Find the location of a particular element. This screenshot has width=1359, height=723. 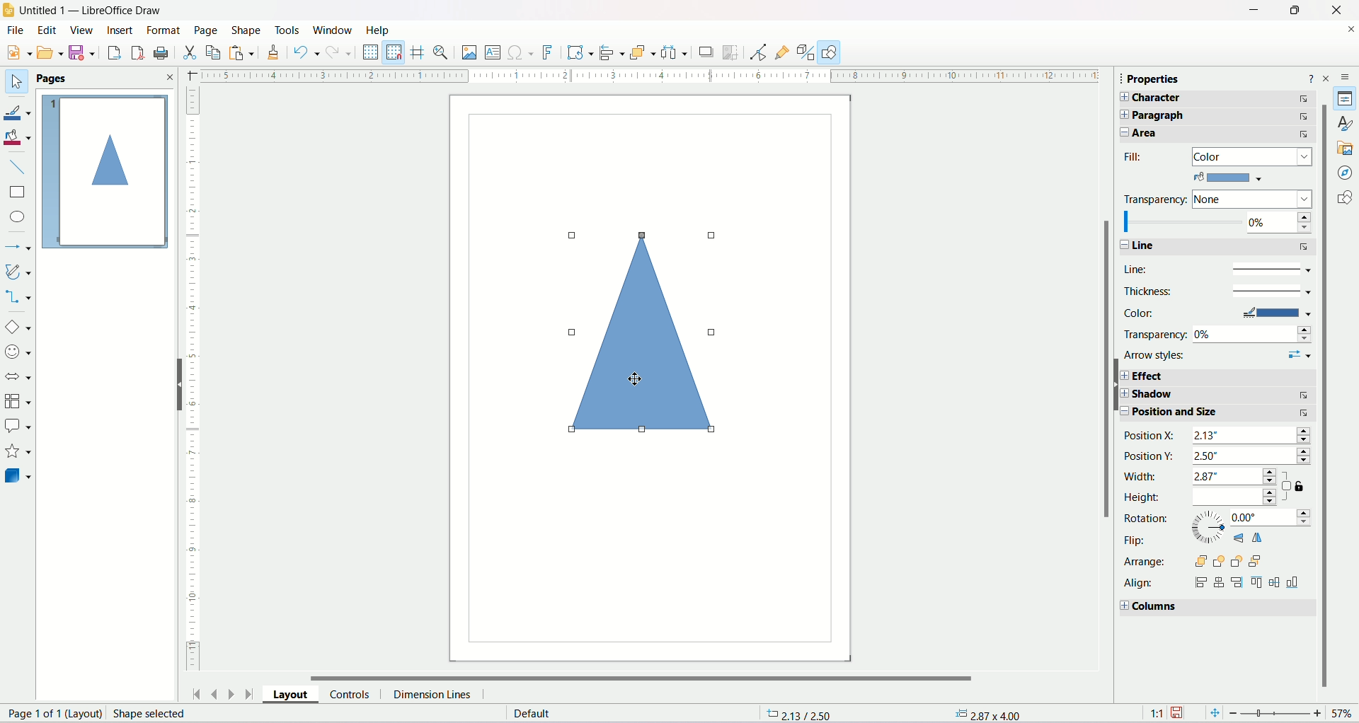

Connectors is located at coordinates (18, 298).